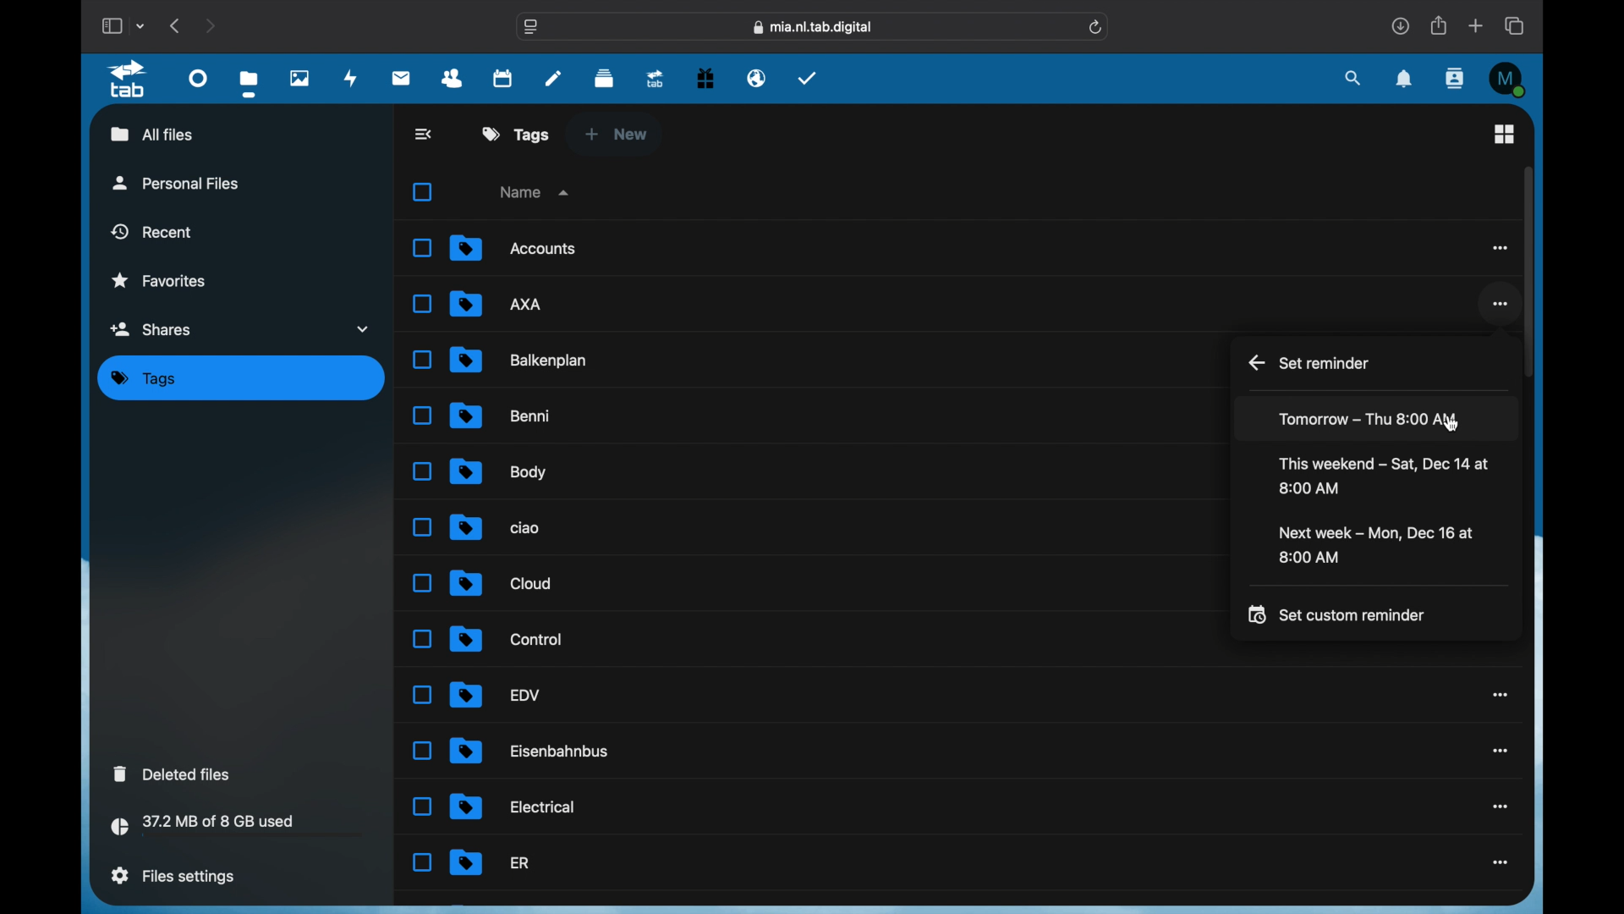 Image resolution: width=1624 pixels, height=914 pixels. I want to click on file, so click(506, 640).